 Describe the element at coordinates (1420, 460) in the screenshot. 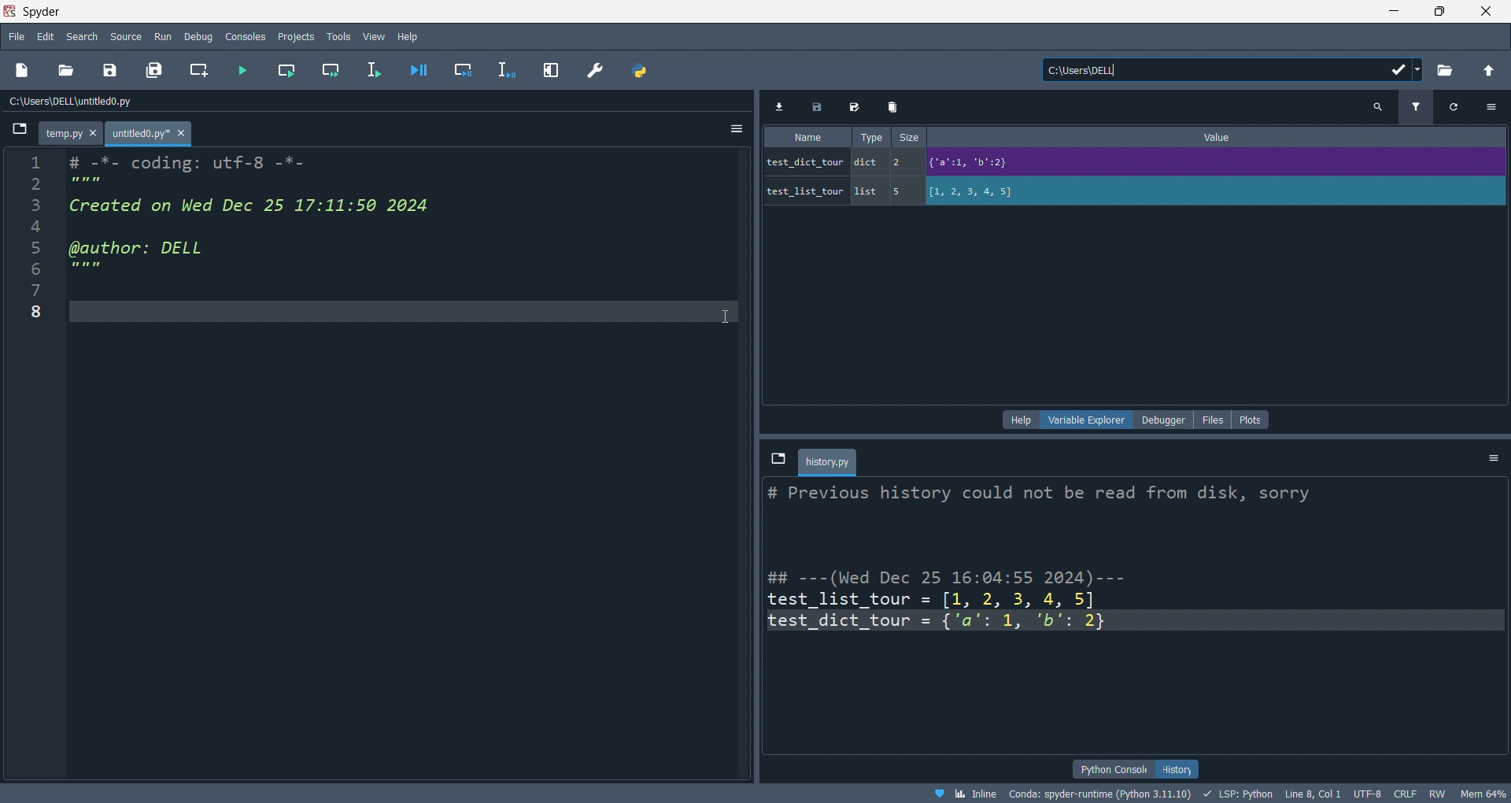

I see `delete ` at that location.